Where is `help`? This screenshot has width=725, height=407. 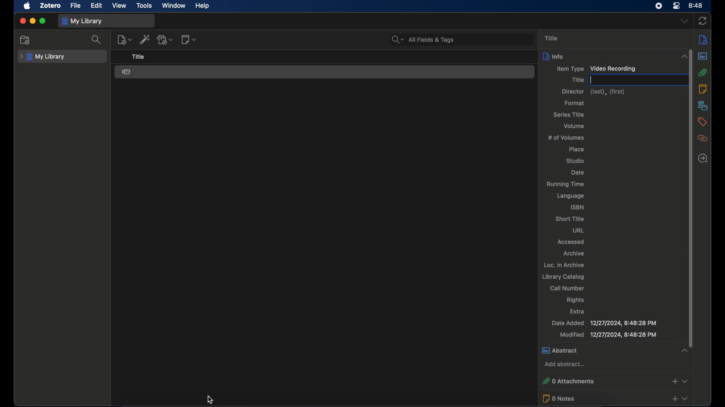 help is located at coordinates (203, 6).